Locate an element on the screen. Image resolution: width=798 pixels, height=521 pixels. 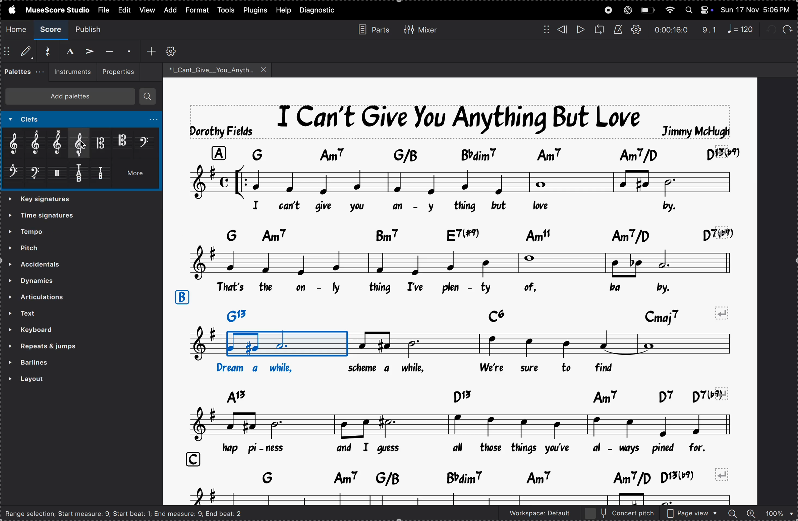
staccato  is located at coordinates (128, 50).